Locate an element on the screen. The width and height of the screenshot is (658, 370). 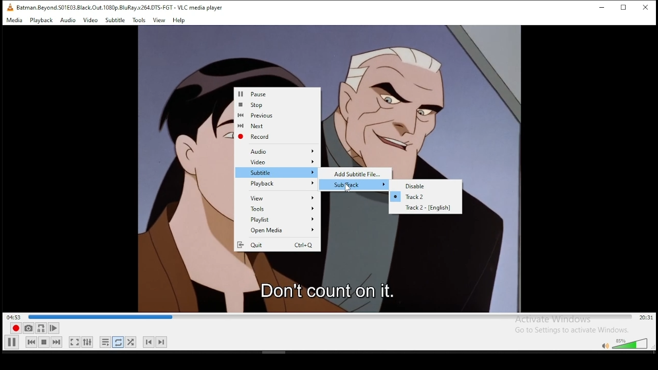
settings is located at coordinates (90, 342).